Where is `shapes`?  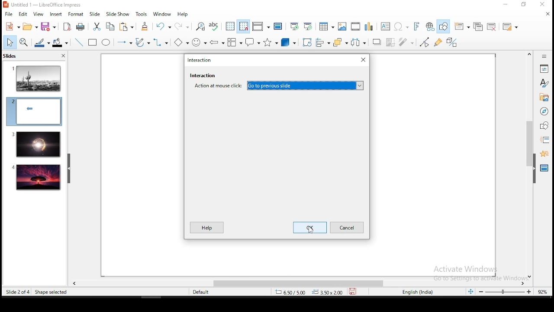
shapes is located at coordinates (543, 126).